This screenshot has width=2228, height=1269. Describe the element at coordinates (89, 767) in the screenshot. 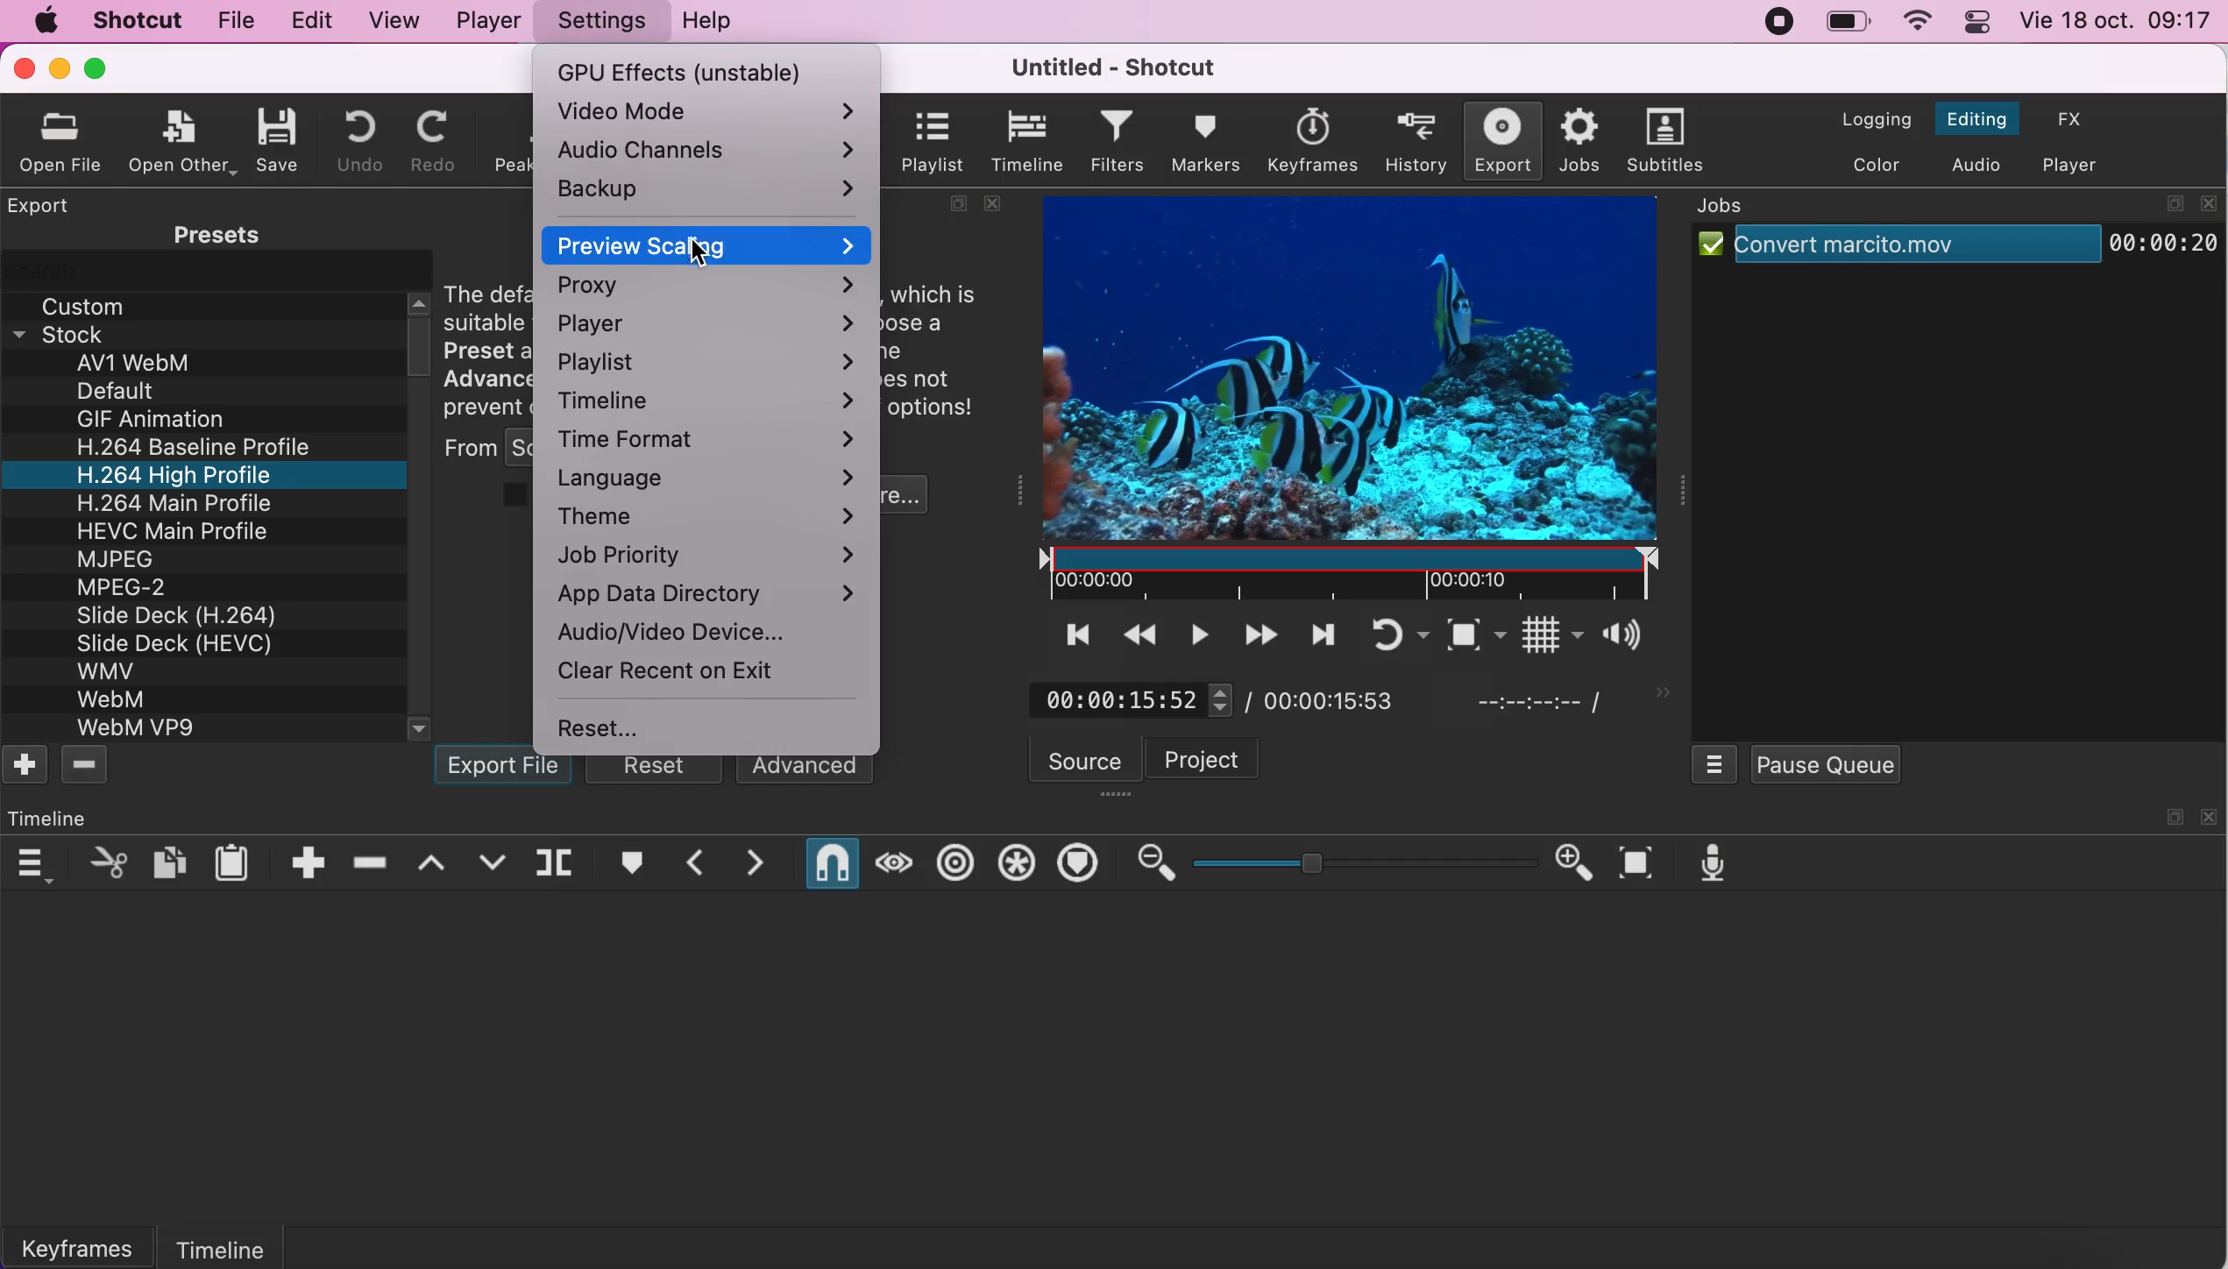

I see `delete` at that location.